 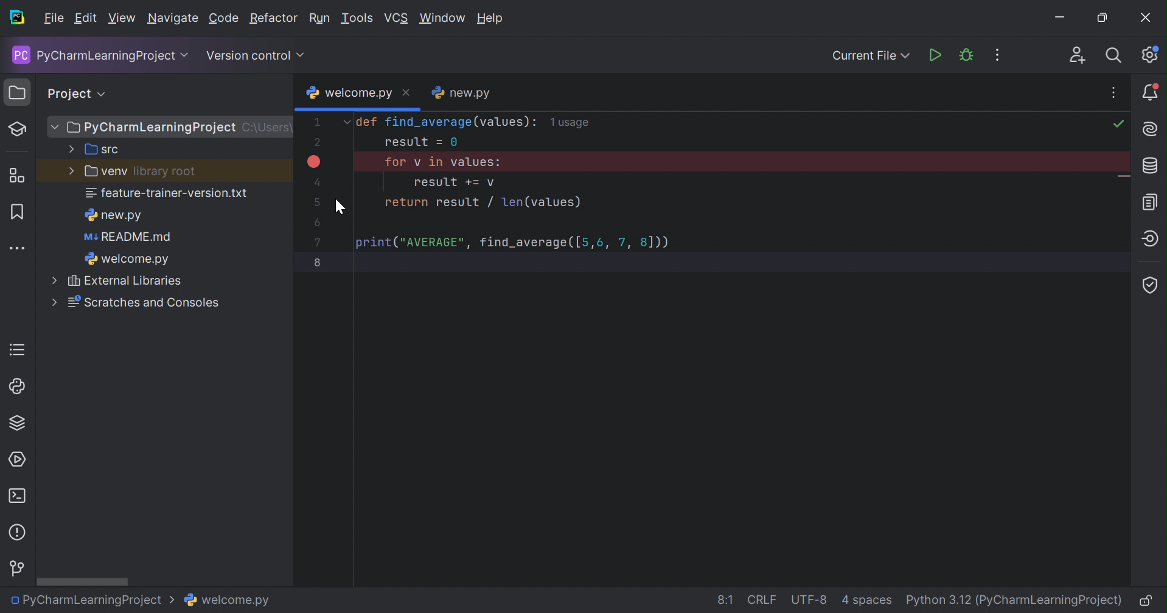 What do you see at coordinates (229, 602) in the screenshot?
I see `welcome.py` at bounding box center [229, 602].